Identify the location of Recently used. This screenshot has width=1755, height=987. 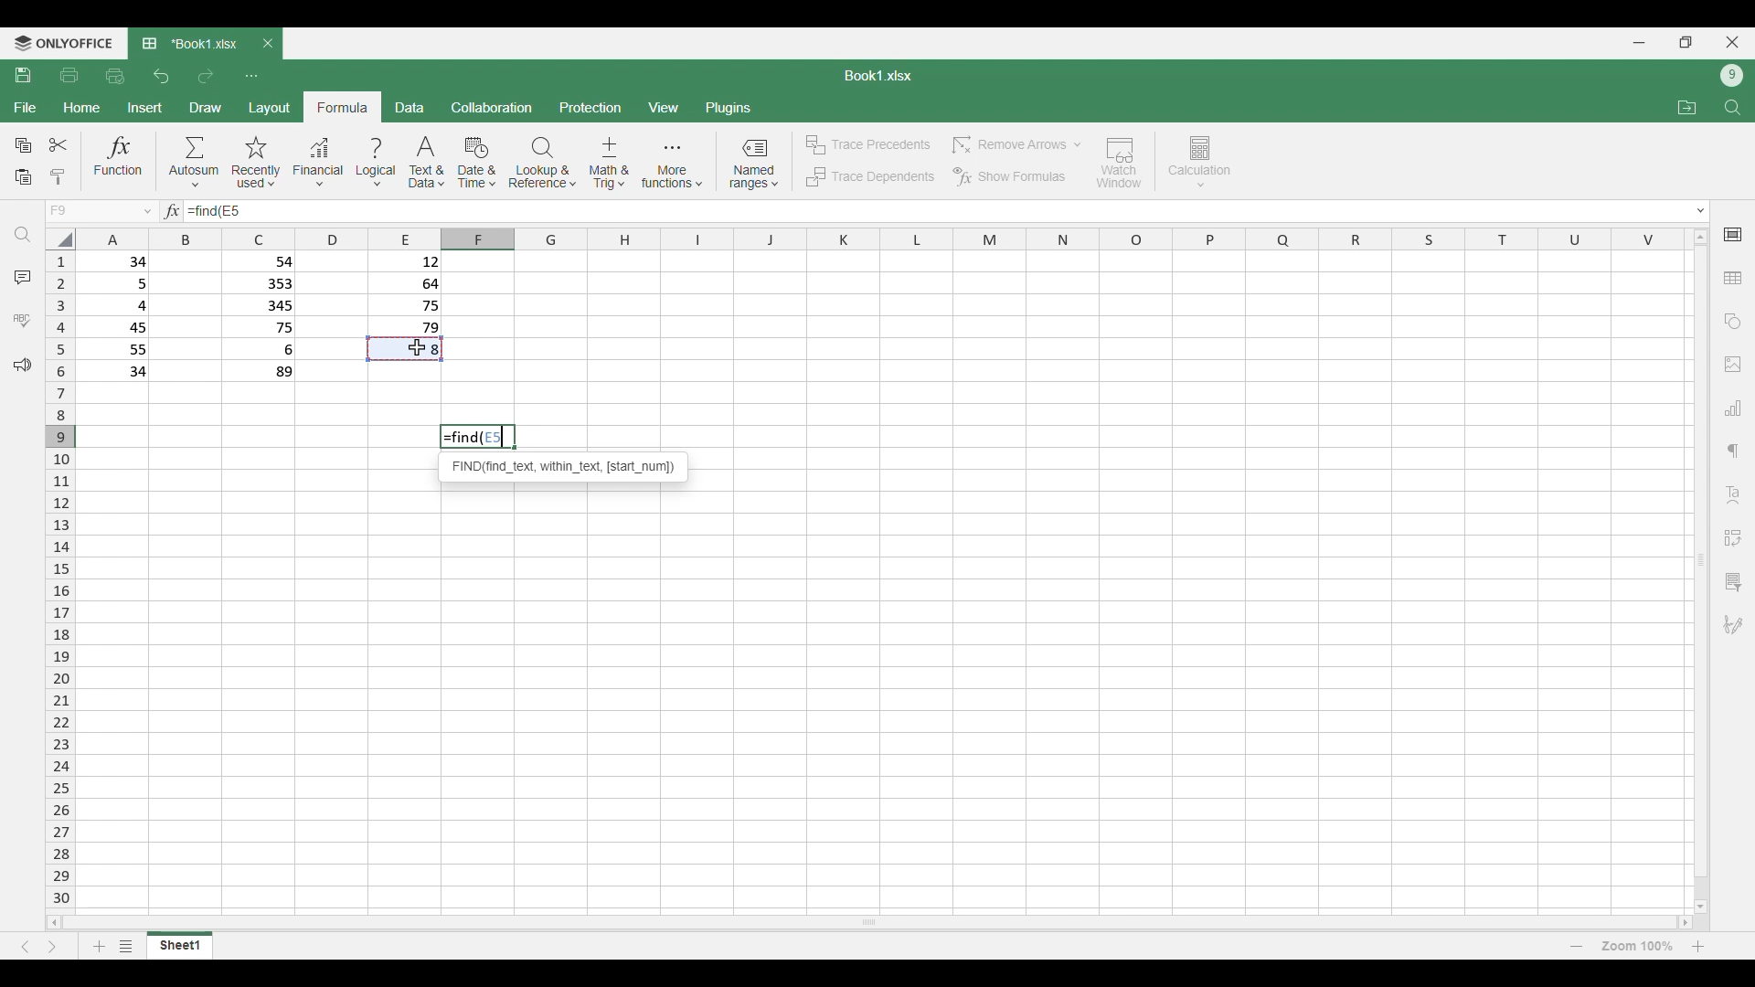
(257, 163).